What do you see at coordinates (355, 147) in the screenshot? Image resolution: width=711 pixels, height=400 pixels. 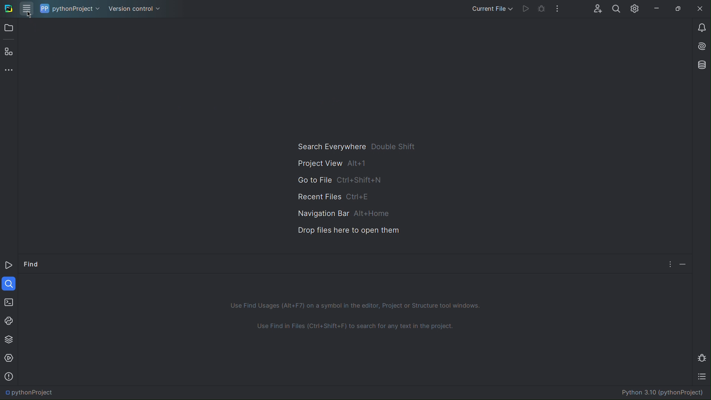 I see `Search Everywhere` at bounding box center [355, 147].